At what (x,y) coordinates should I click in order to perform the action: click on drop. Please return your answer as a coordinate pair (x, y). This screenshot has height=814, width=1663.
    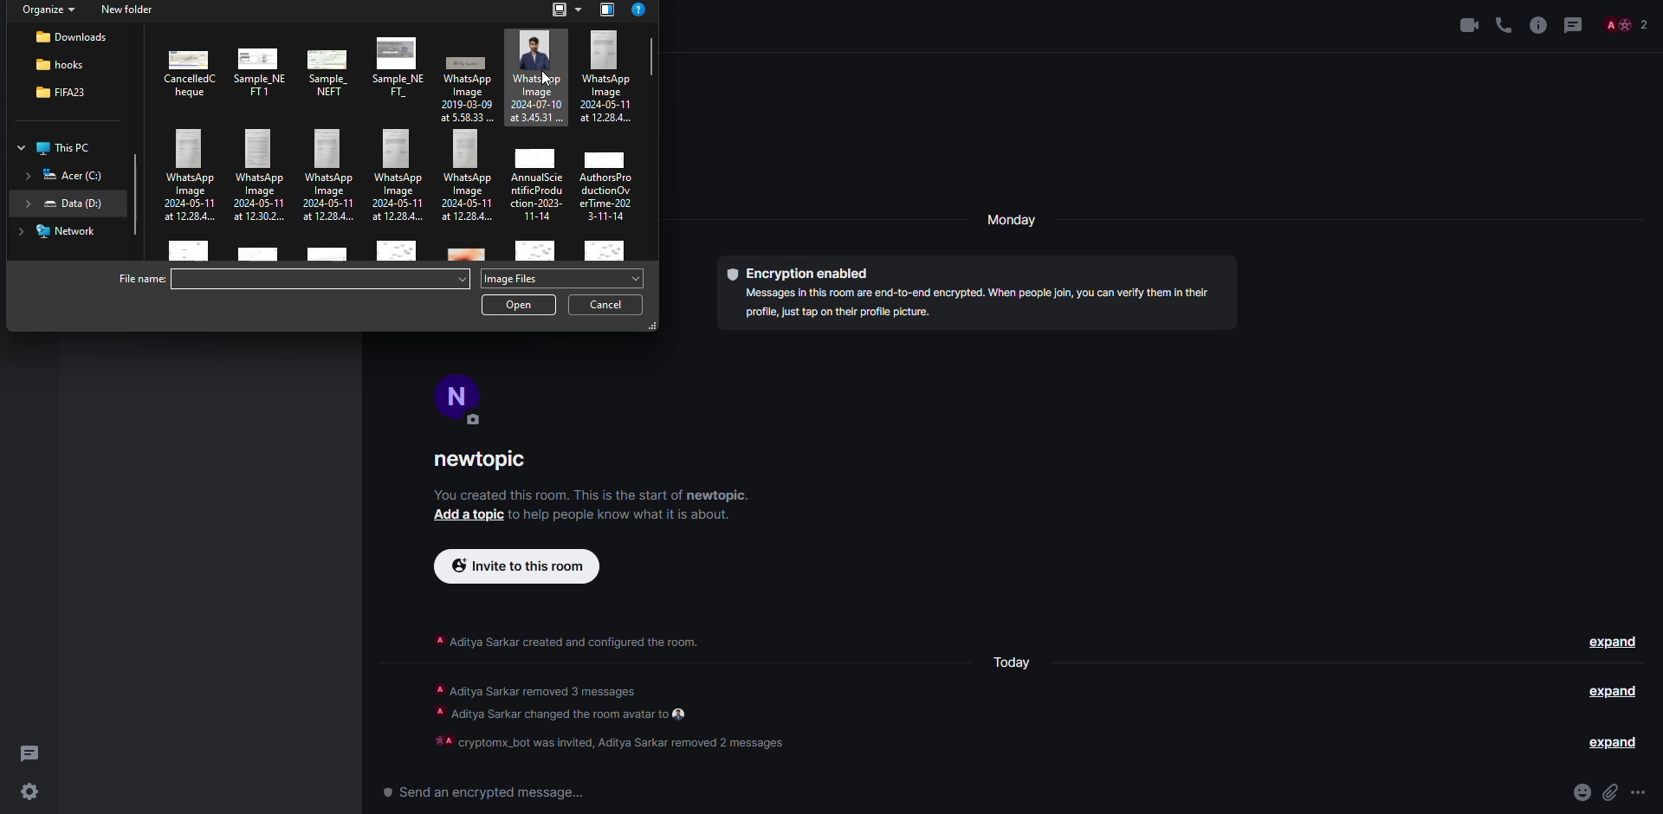
    Looking at the image, I should click on (637, 278).